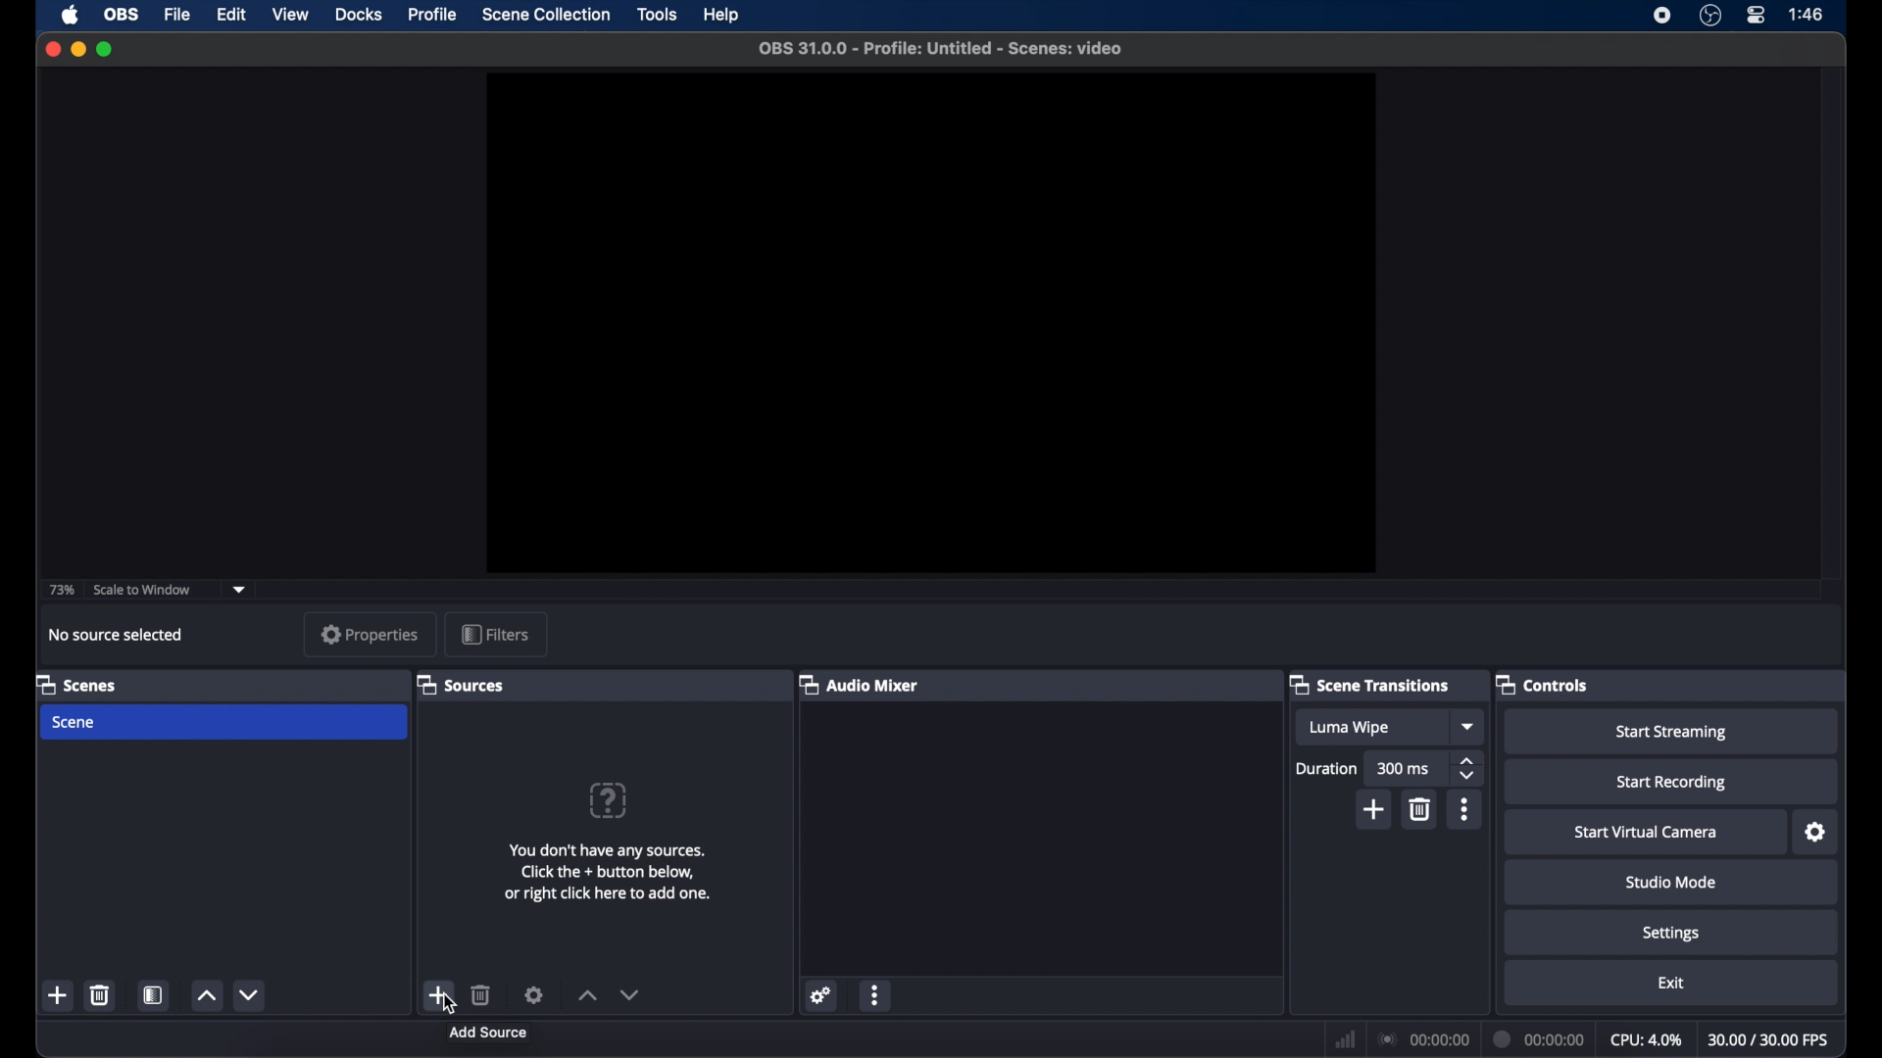 This screenshot has width=1882, height=1058. I want to click on duration, so click(1325, 769).